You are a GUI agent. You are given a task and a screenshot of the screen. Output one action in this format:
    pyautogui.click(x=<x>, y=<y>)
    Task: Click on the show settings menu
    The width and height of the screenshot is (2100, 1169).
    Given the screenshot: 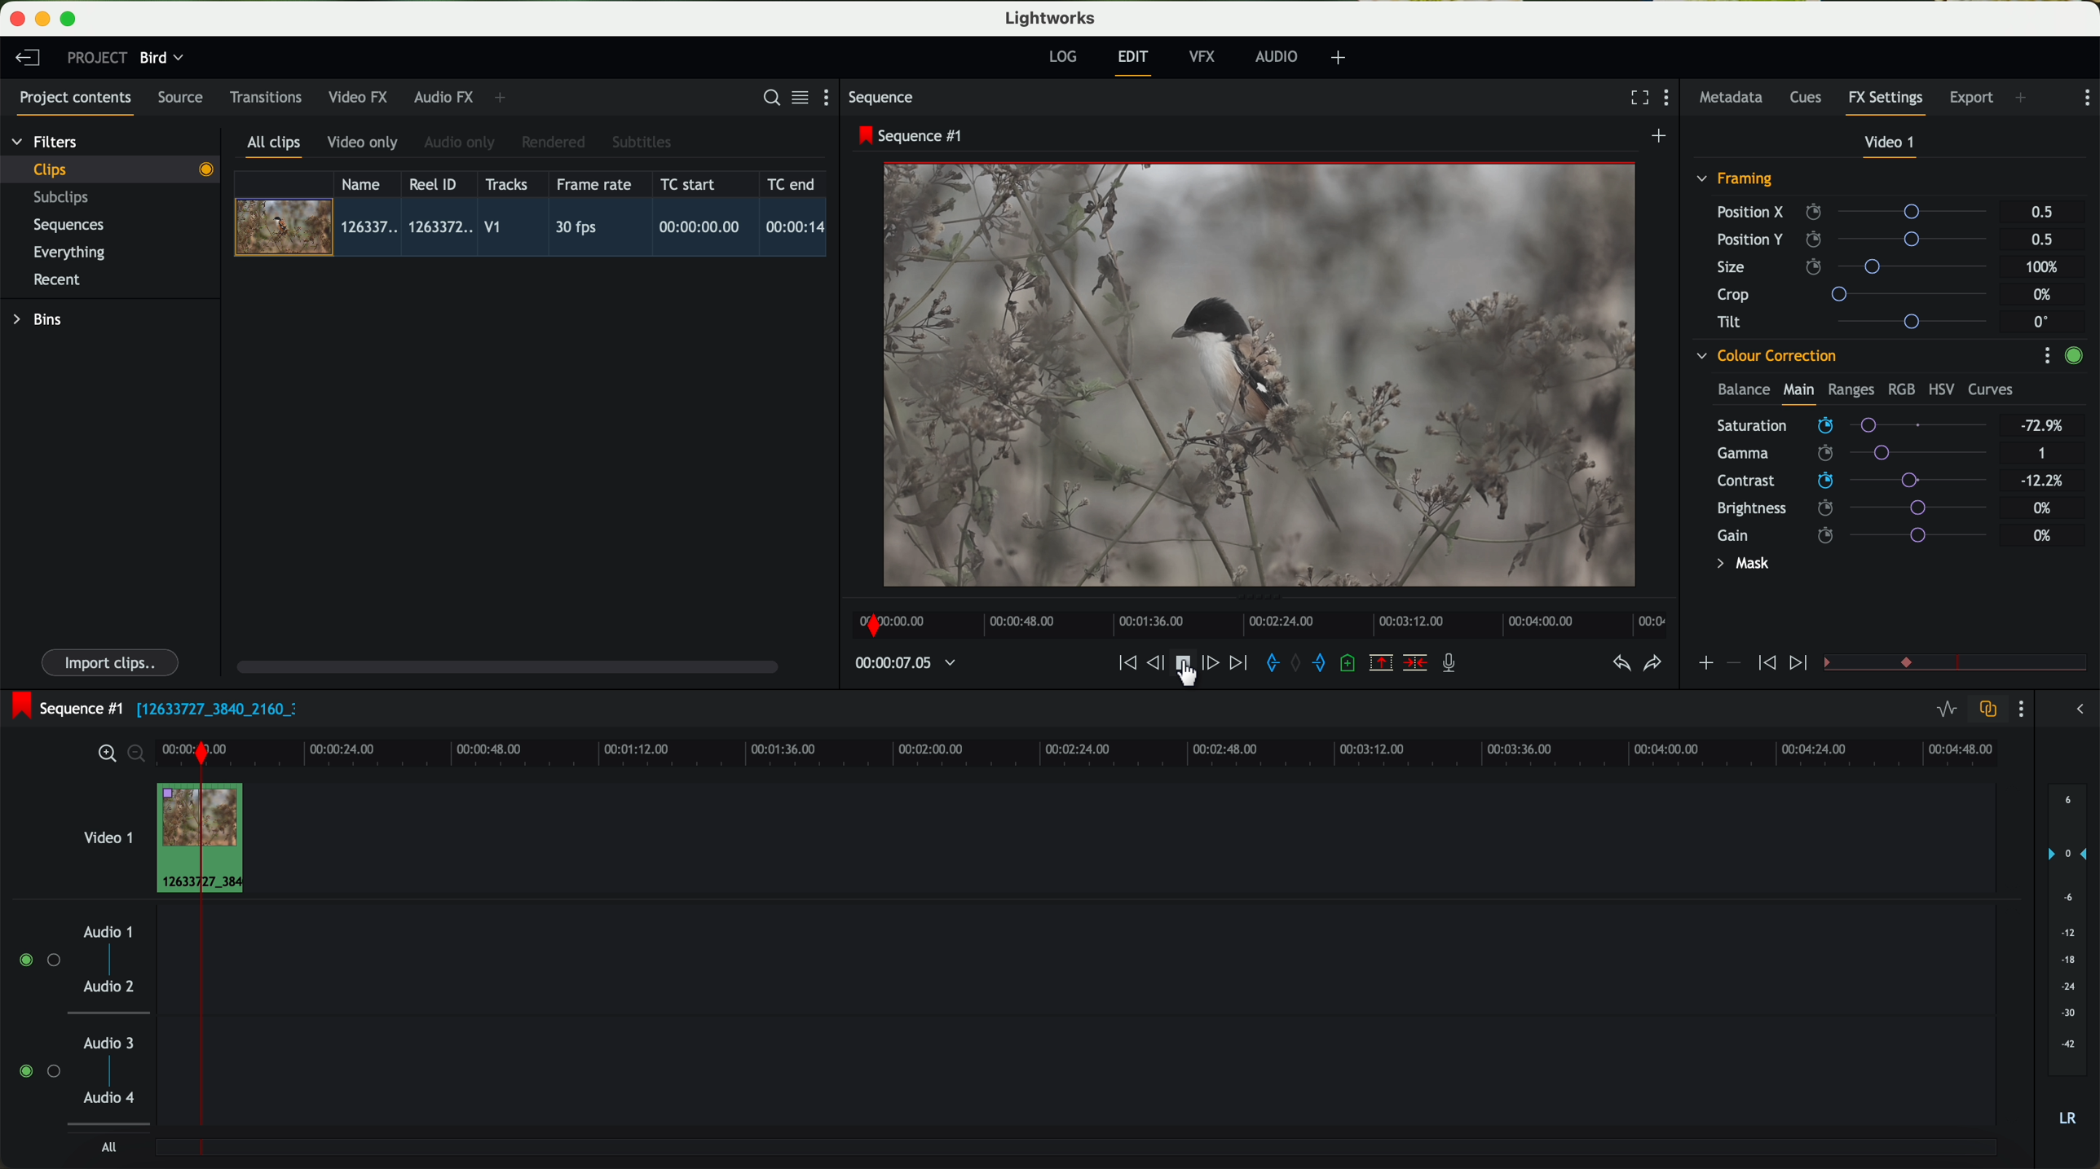 What is the action you would take?
    pyautogui.click(x=1670, y=99)
    